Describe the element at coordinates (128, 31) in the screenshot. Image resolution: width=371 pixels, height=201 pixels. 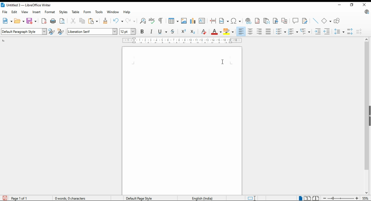
I see `font size` at that location.